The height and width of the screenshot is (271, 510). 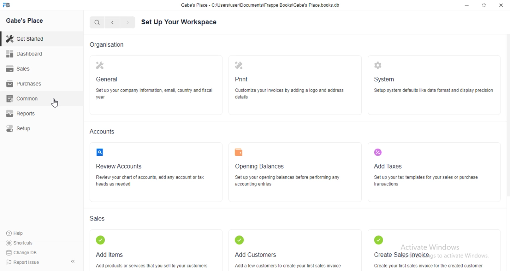 What do you see at coordinates (152, 181) in the screenshot?
I see `Review your chart of accounts, add any account or tax heads as needed` at bounding box center [152, 181].